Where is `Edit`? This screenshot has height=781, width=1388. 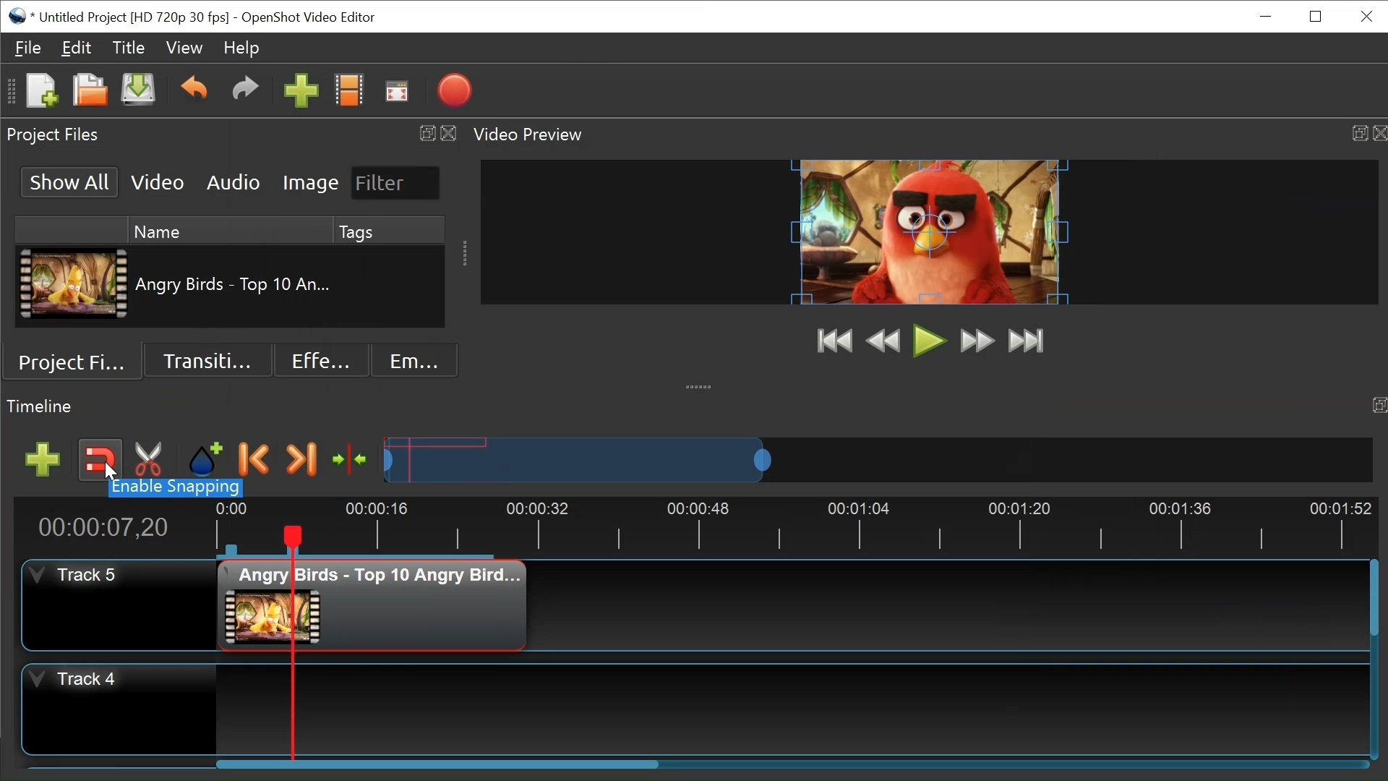 Edit is located at coordinates (76, 48).